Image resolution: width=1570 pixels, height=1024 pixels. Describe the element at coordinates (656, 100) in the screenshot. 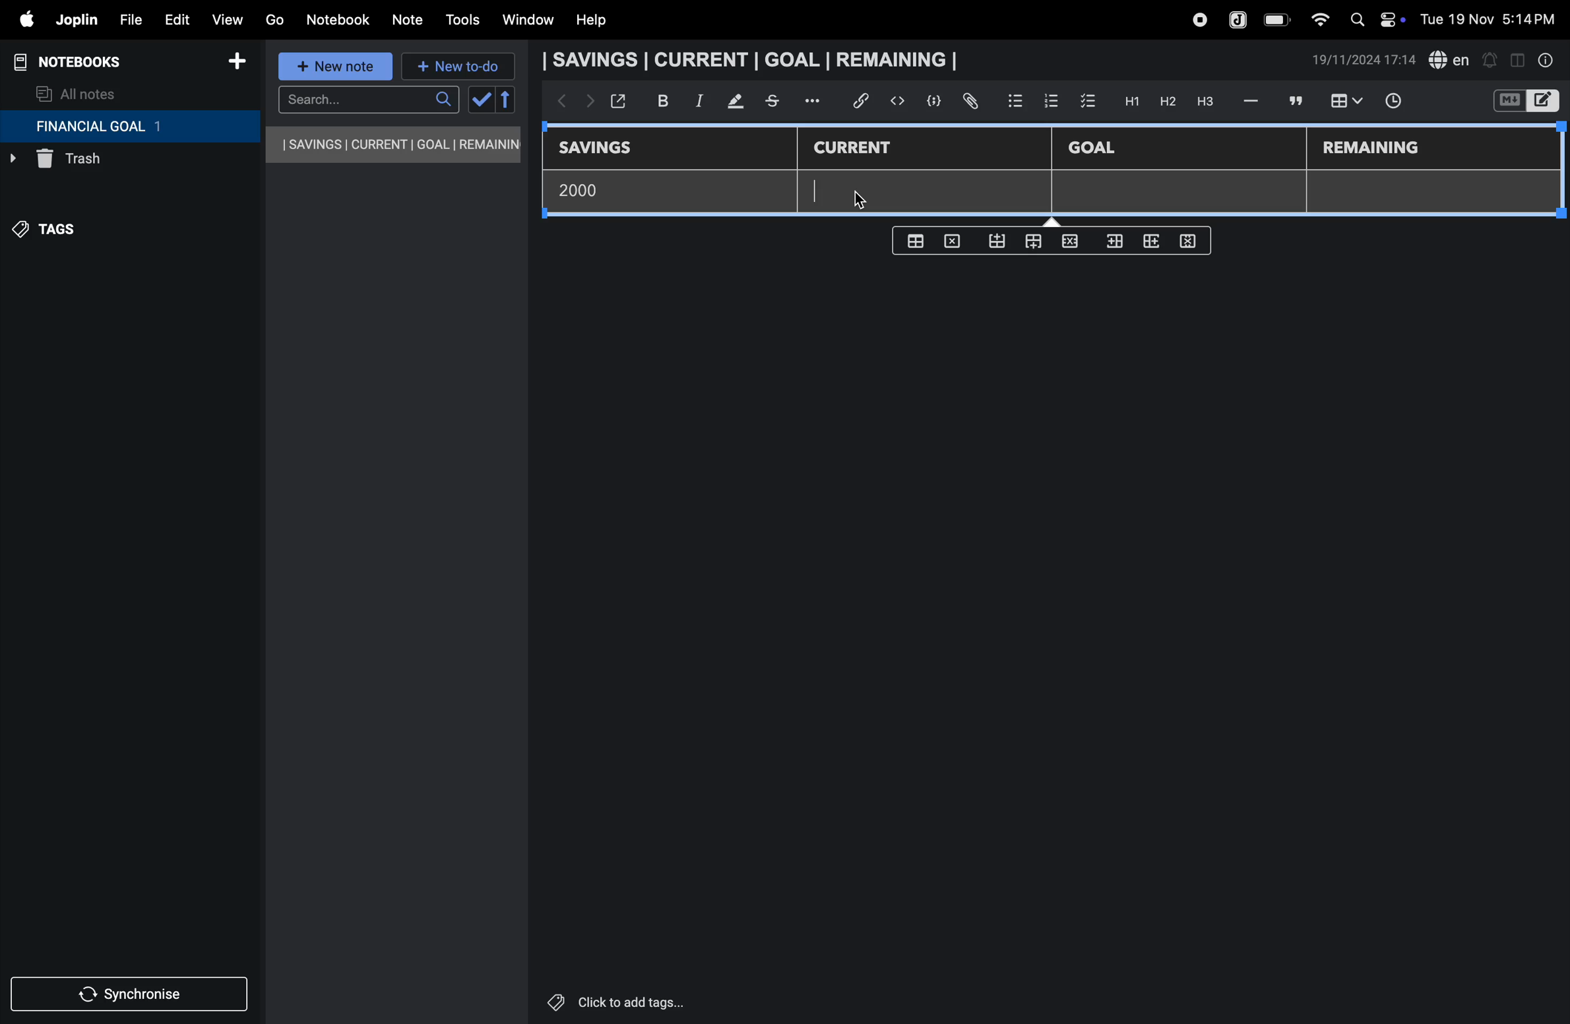

I see `bold` at that location.